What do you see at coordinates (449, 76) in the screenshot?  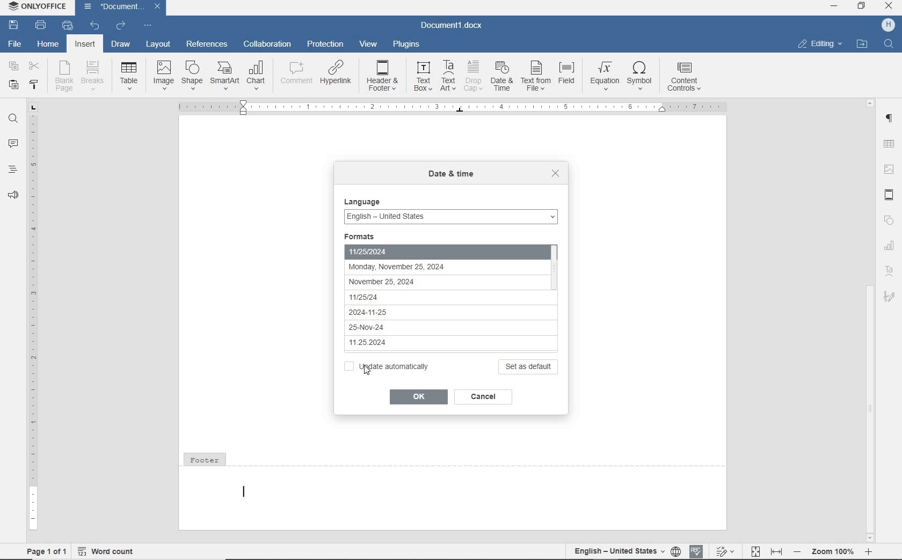 I see `text art` at bounding box center [449, 76].